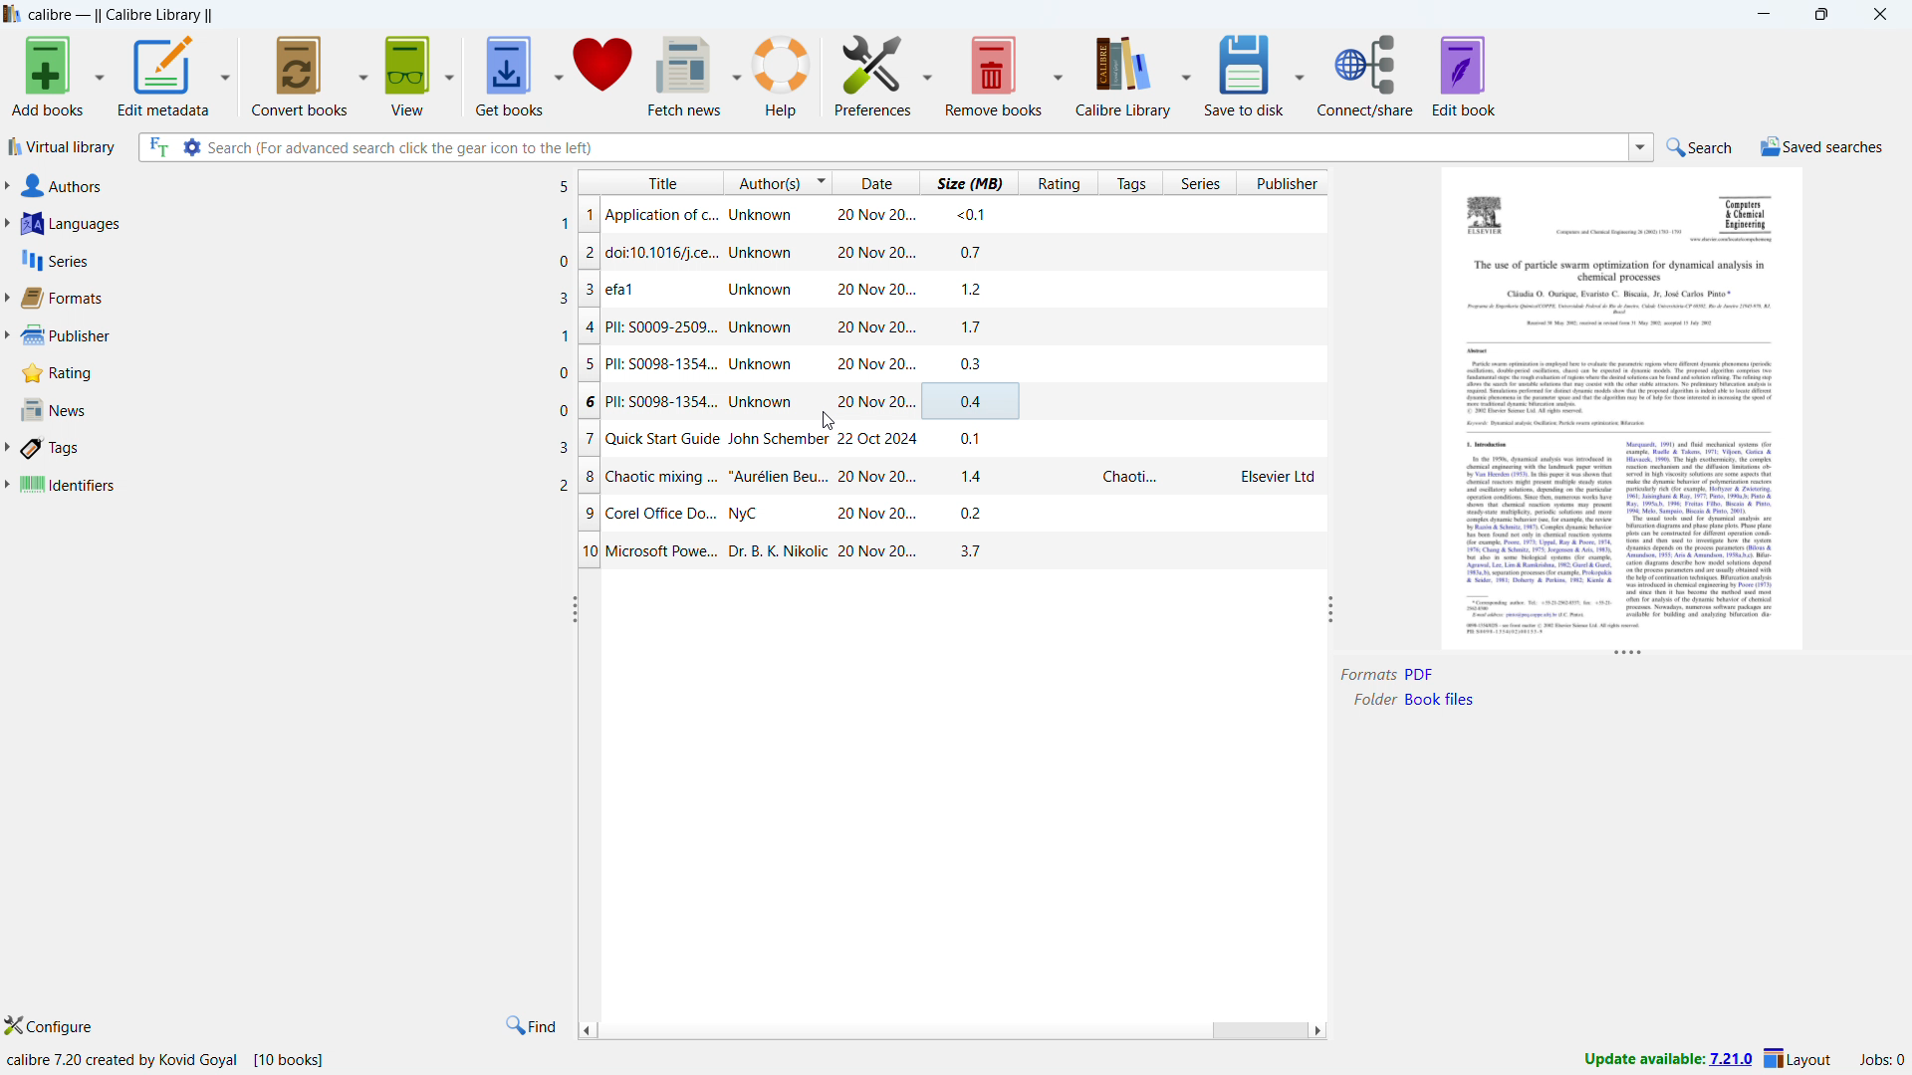  Describe the element at coordinates (1644, 1059) in the screenshot. I see `Update available:` at that location.